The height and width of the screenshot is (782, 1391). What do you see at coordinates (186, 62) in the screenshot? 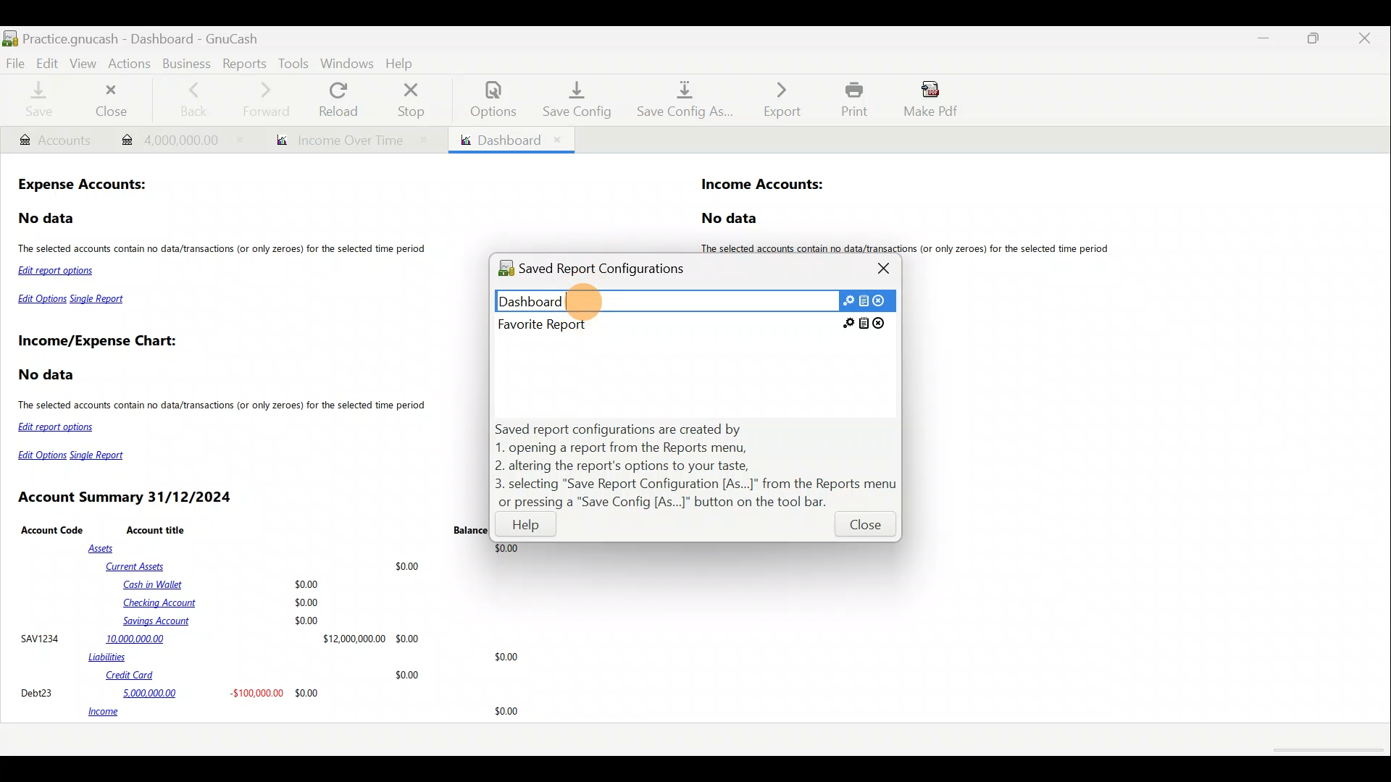
I see `Business` at bounding box center [186, 62].